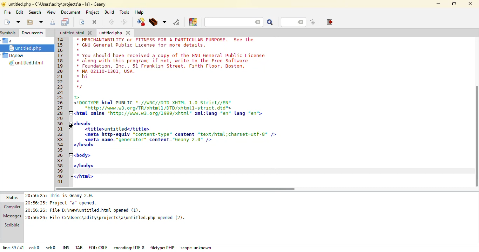 This screenshot has height=252, width=479. What do you see at coordinates (257, 22) in the screenshot?
I see `back space` at bounding box center [257, 22].